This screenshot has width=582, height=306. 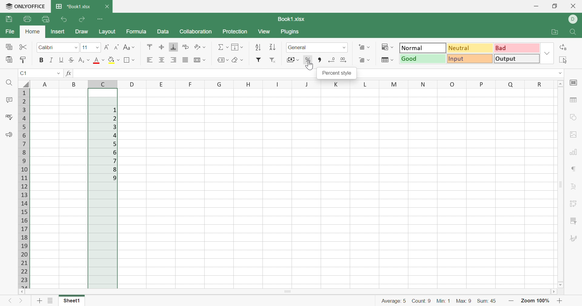 What do you see at coordinates (163, 32) in the screenshot?
I see `Data` at bounding box center [163, 32].